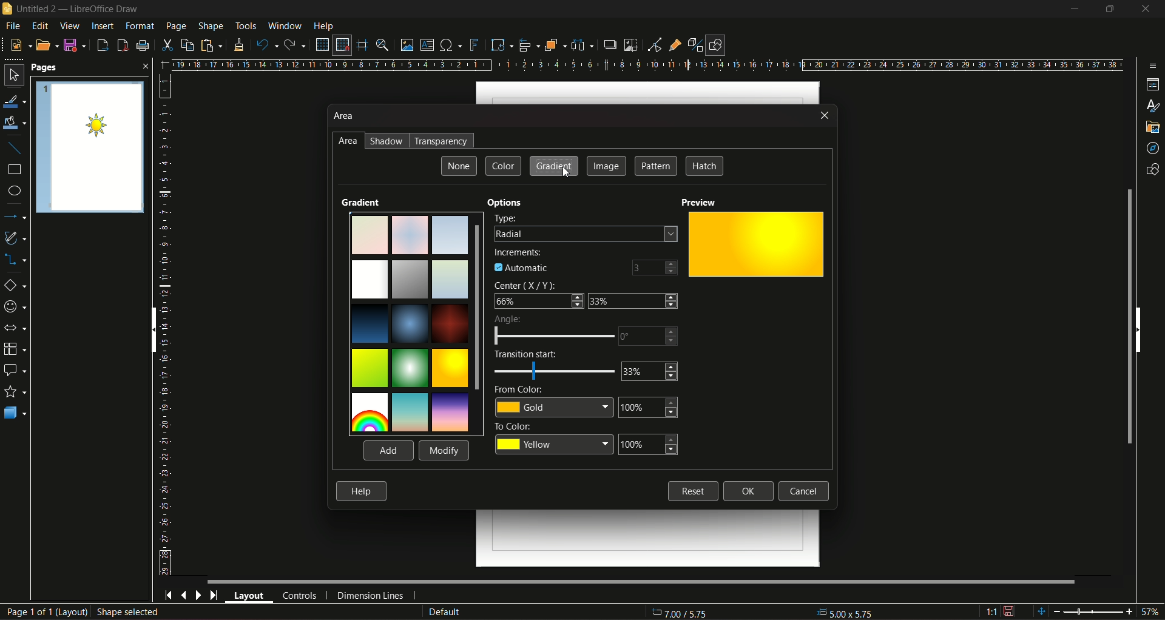 The image size is (1165, 620). What do you see at coordinates (751, 491) in the screenshot?
I see `Ok` at bounding box center [751, 491].